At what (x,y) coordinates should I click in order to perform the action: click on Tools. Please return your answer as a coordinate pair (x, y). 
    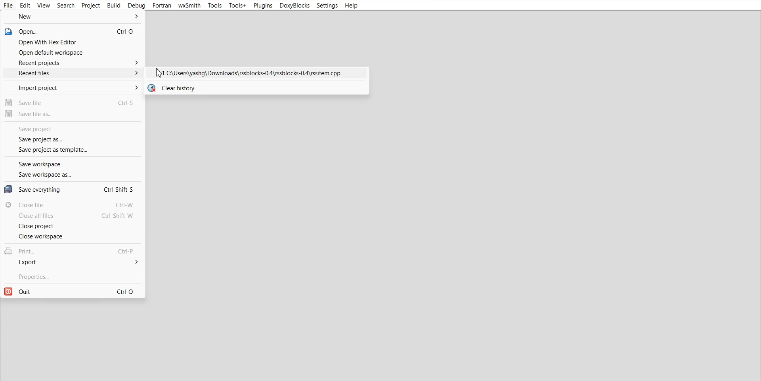
    Looking at the image, I should click on (214, 6).